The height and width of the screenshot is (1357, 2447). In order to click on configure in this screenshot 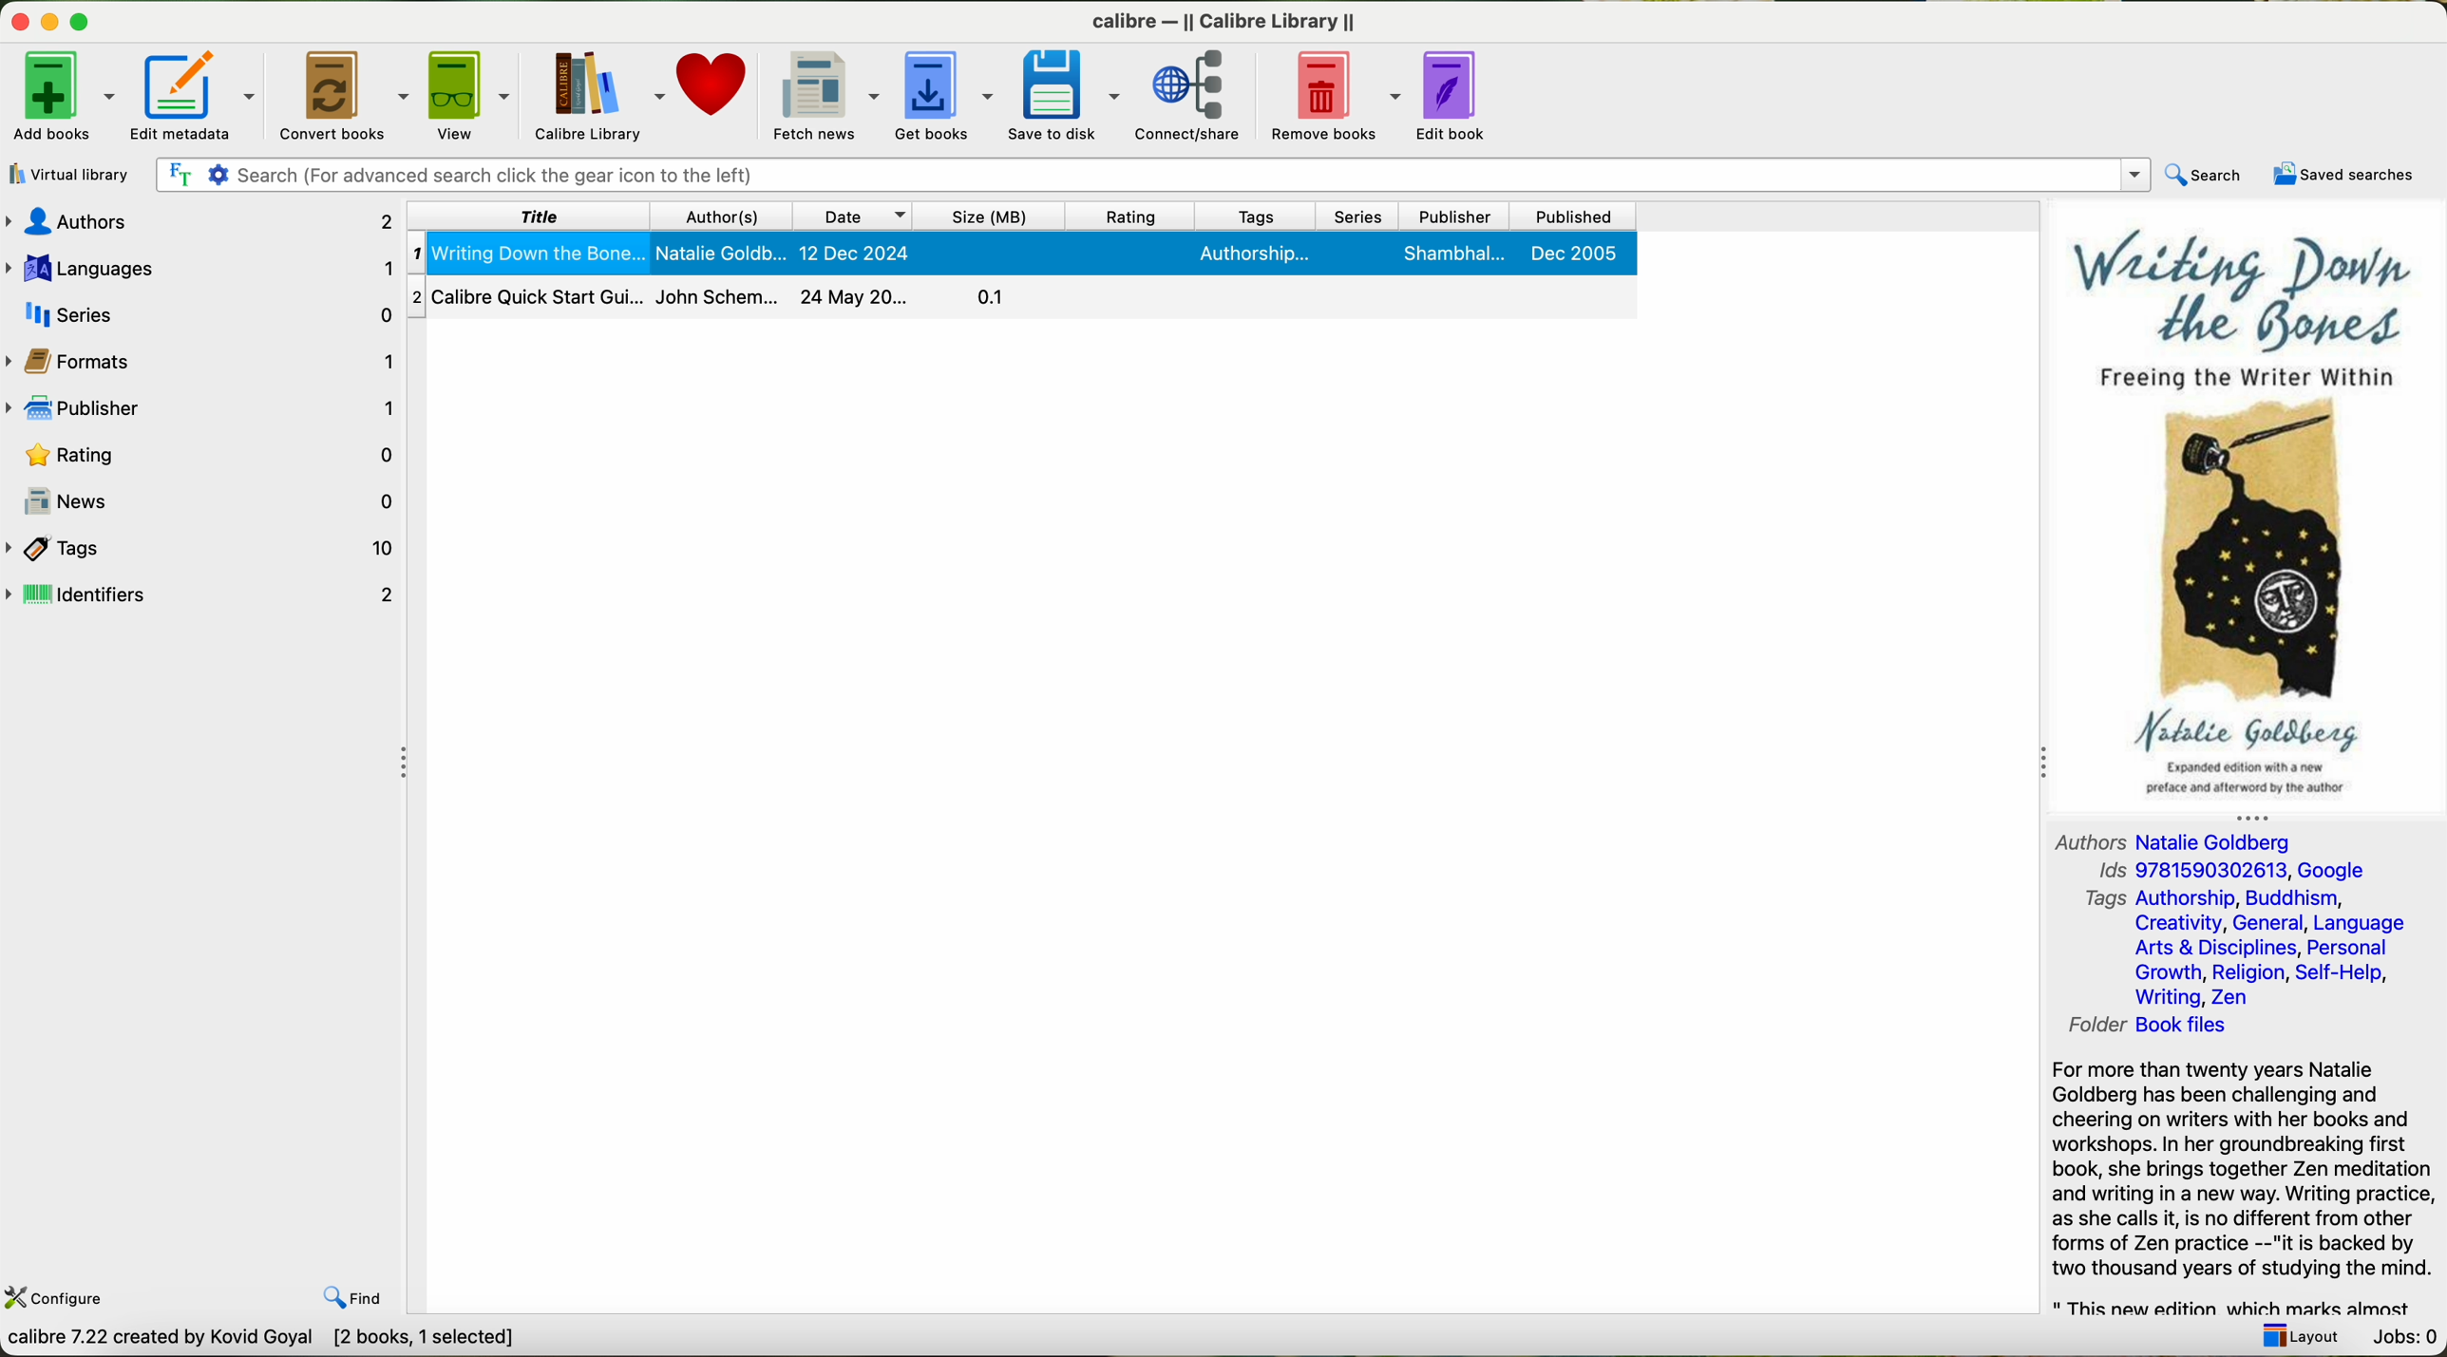, I will do `click(57, 1301)`.